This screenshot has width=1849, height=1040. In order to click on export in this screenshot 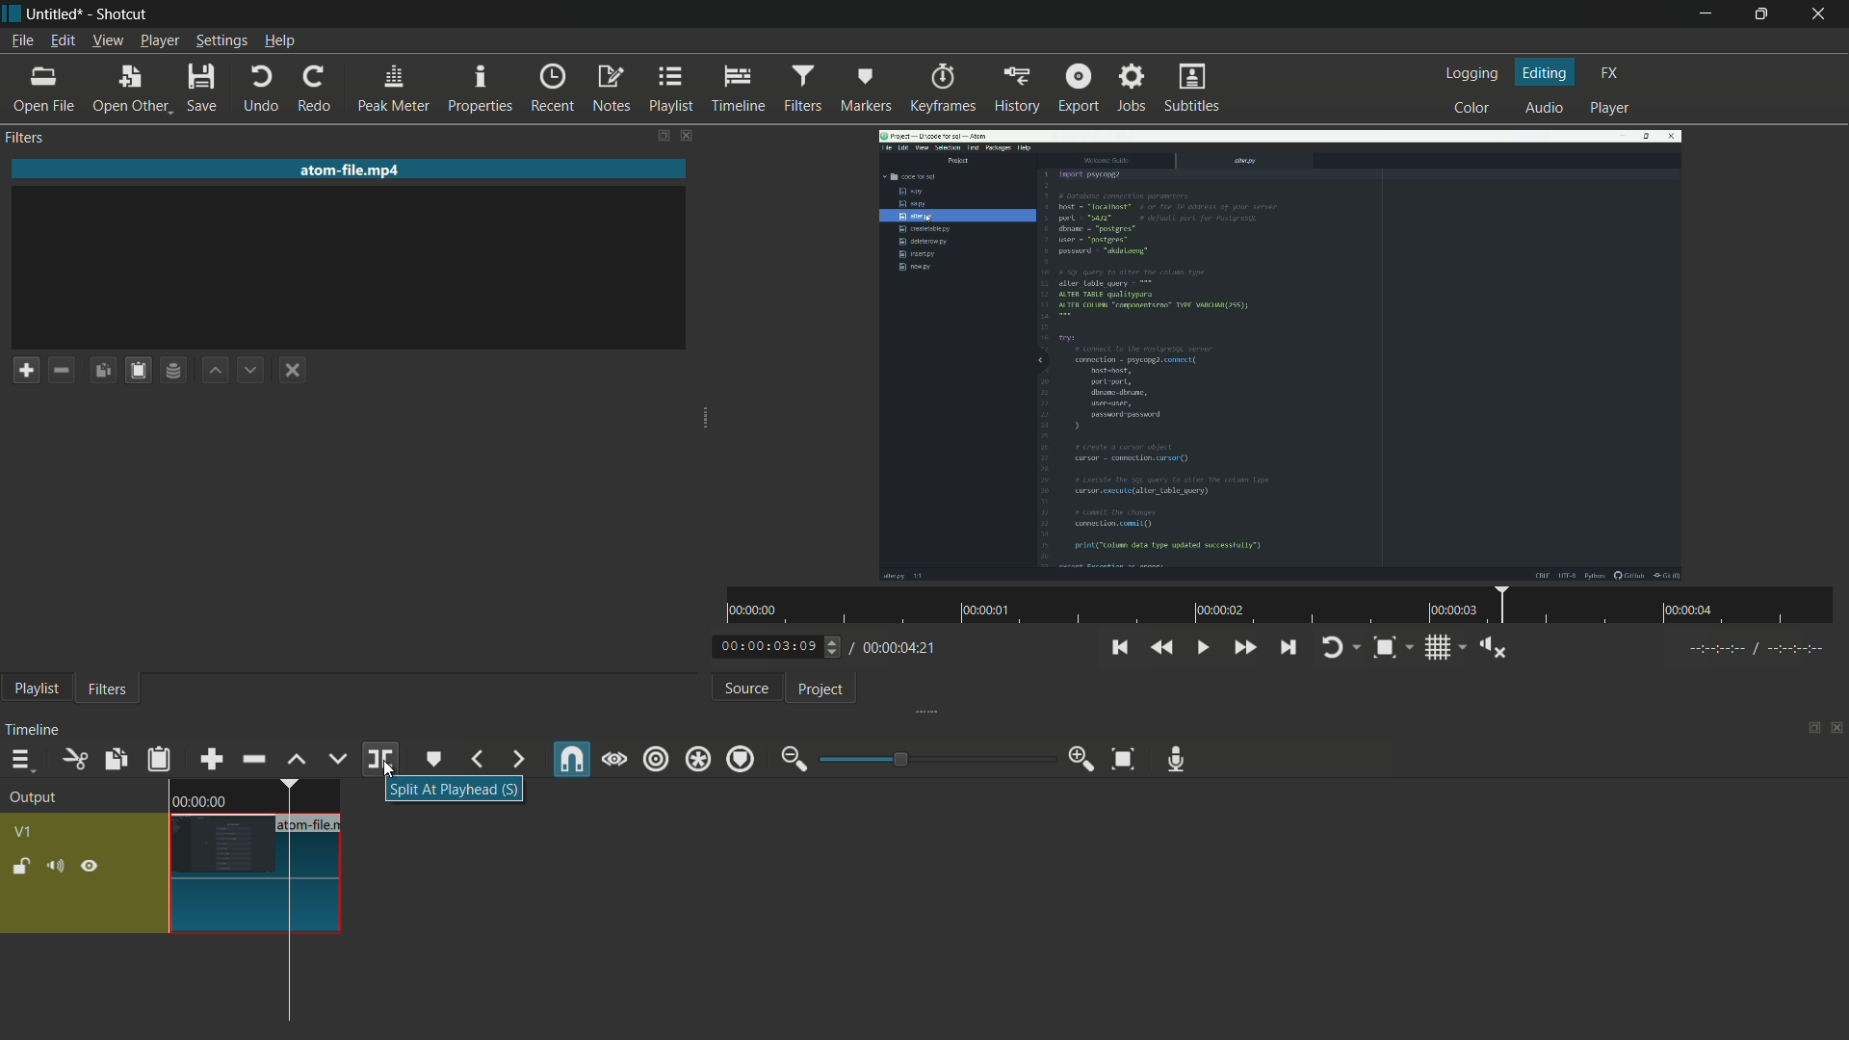, I will do `click(1078, 90)`.